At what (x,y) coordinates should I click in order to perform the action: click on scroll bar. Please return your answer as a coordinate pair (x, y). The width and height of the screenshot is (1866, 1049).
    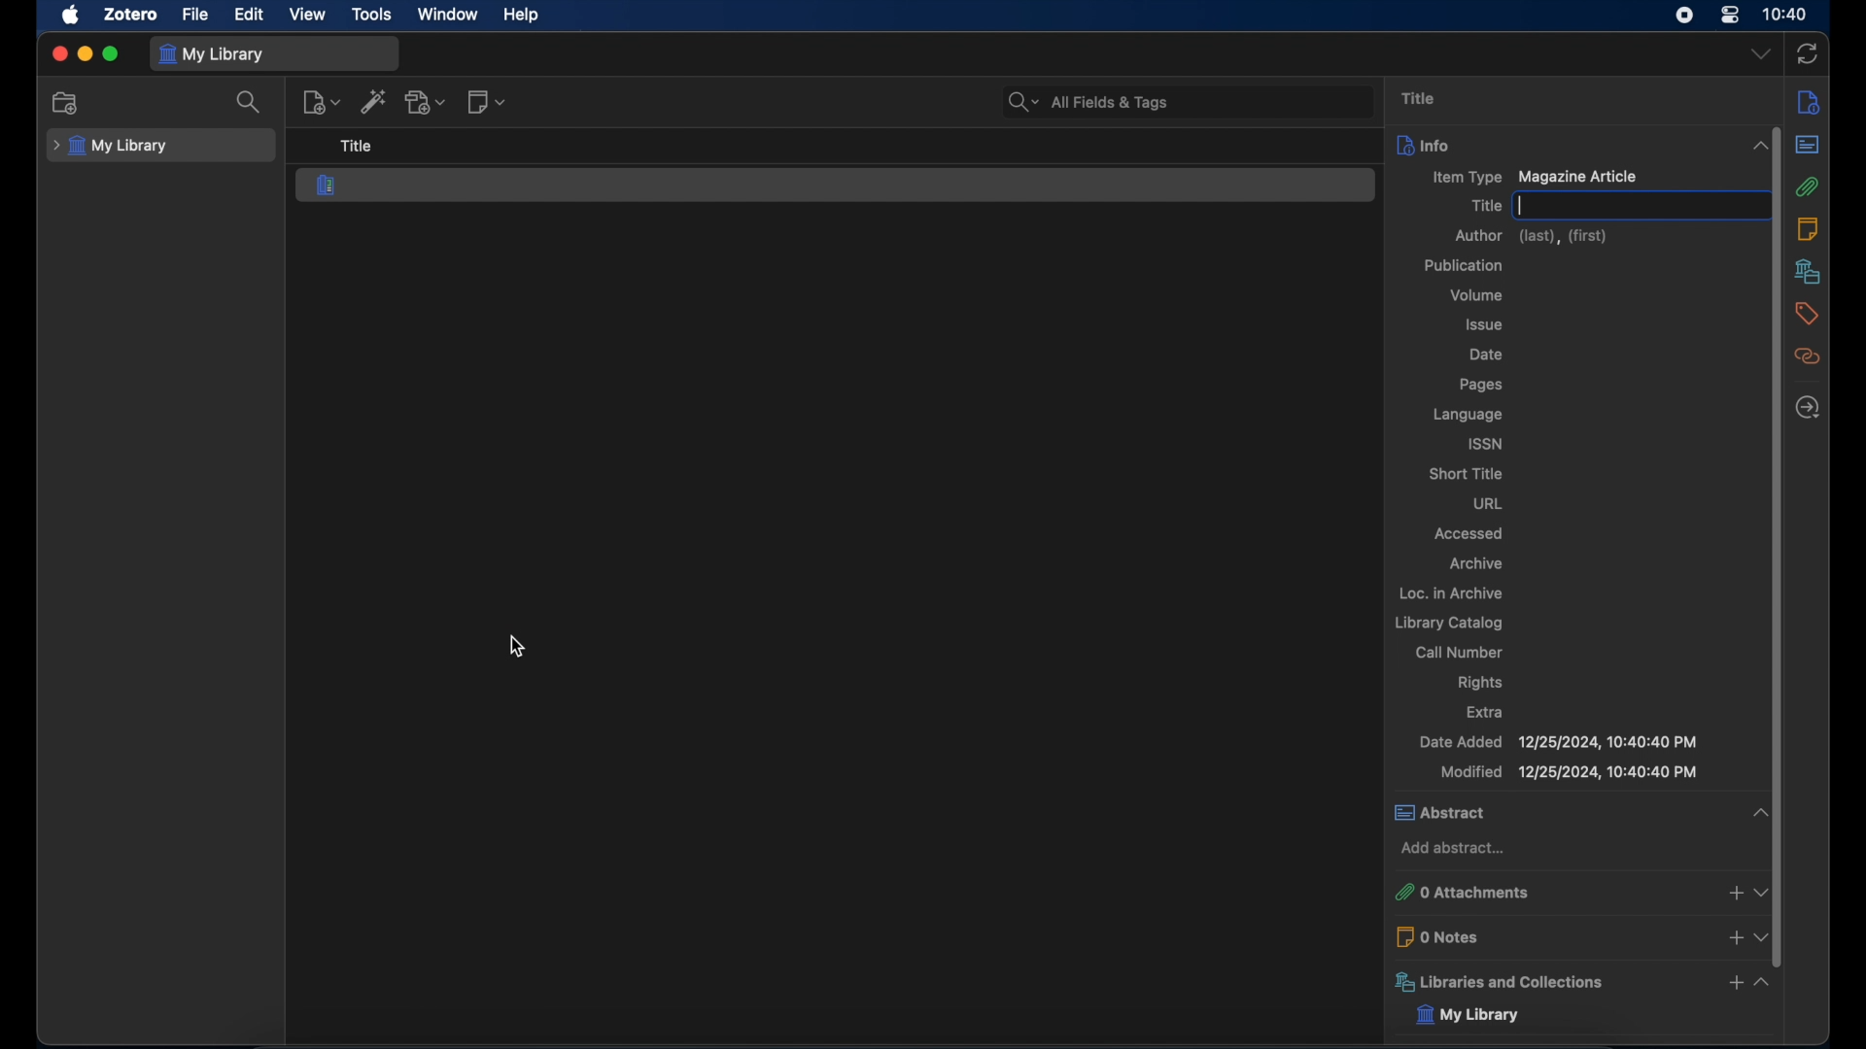
    Looking at the image, I should click on (1779, 562).